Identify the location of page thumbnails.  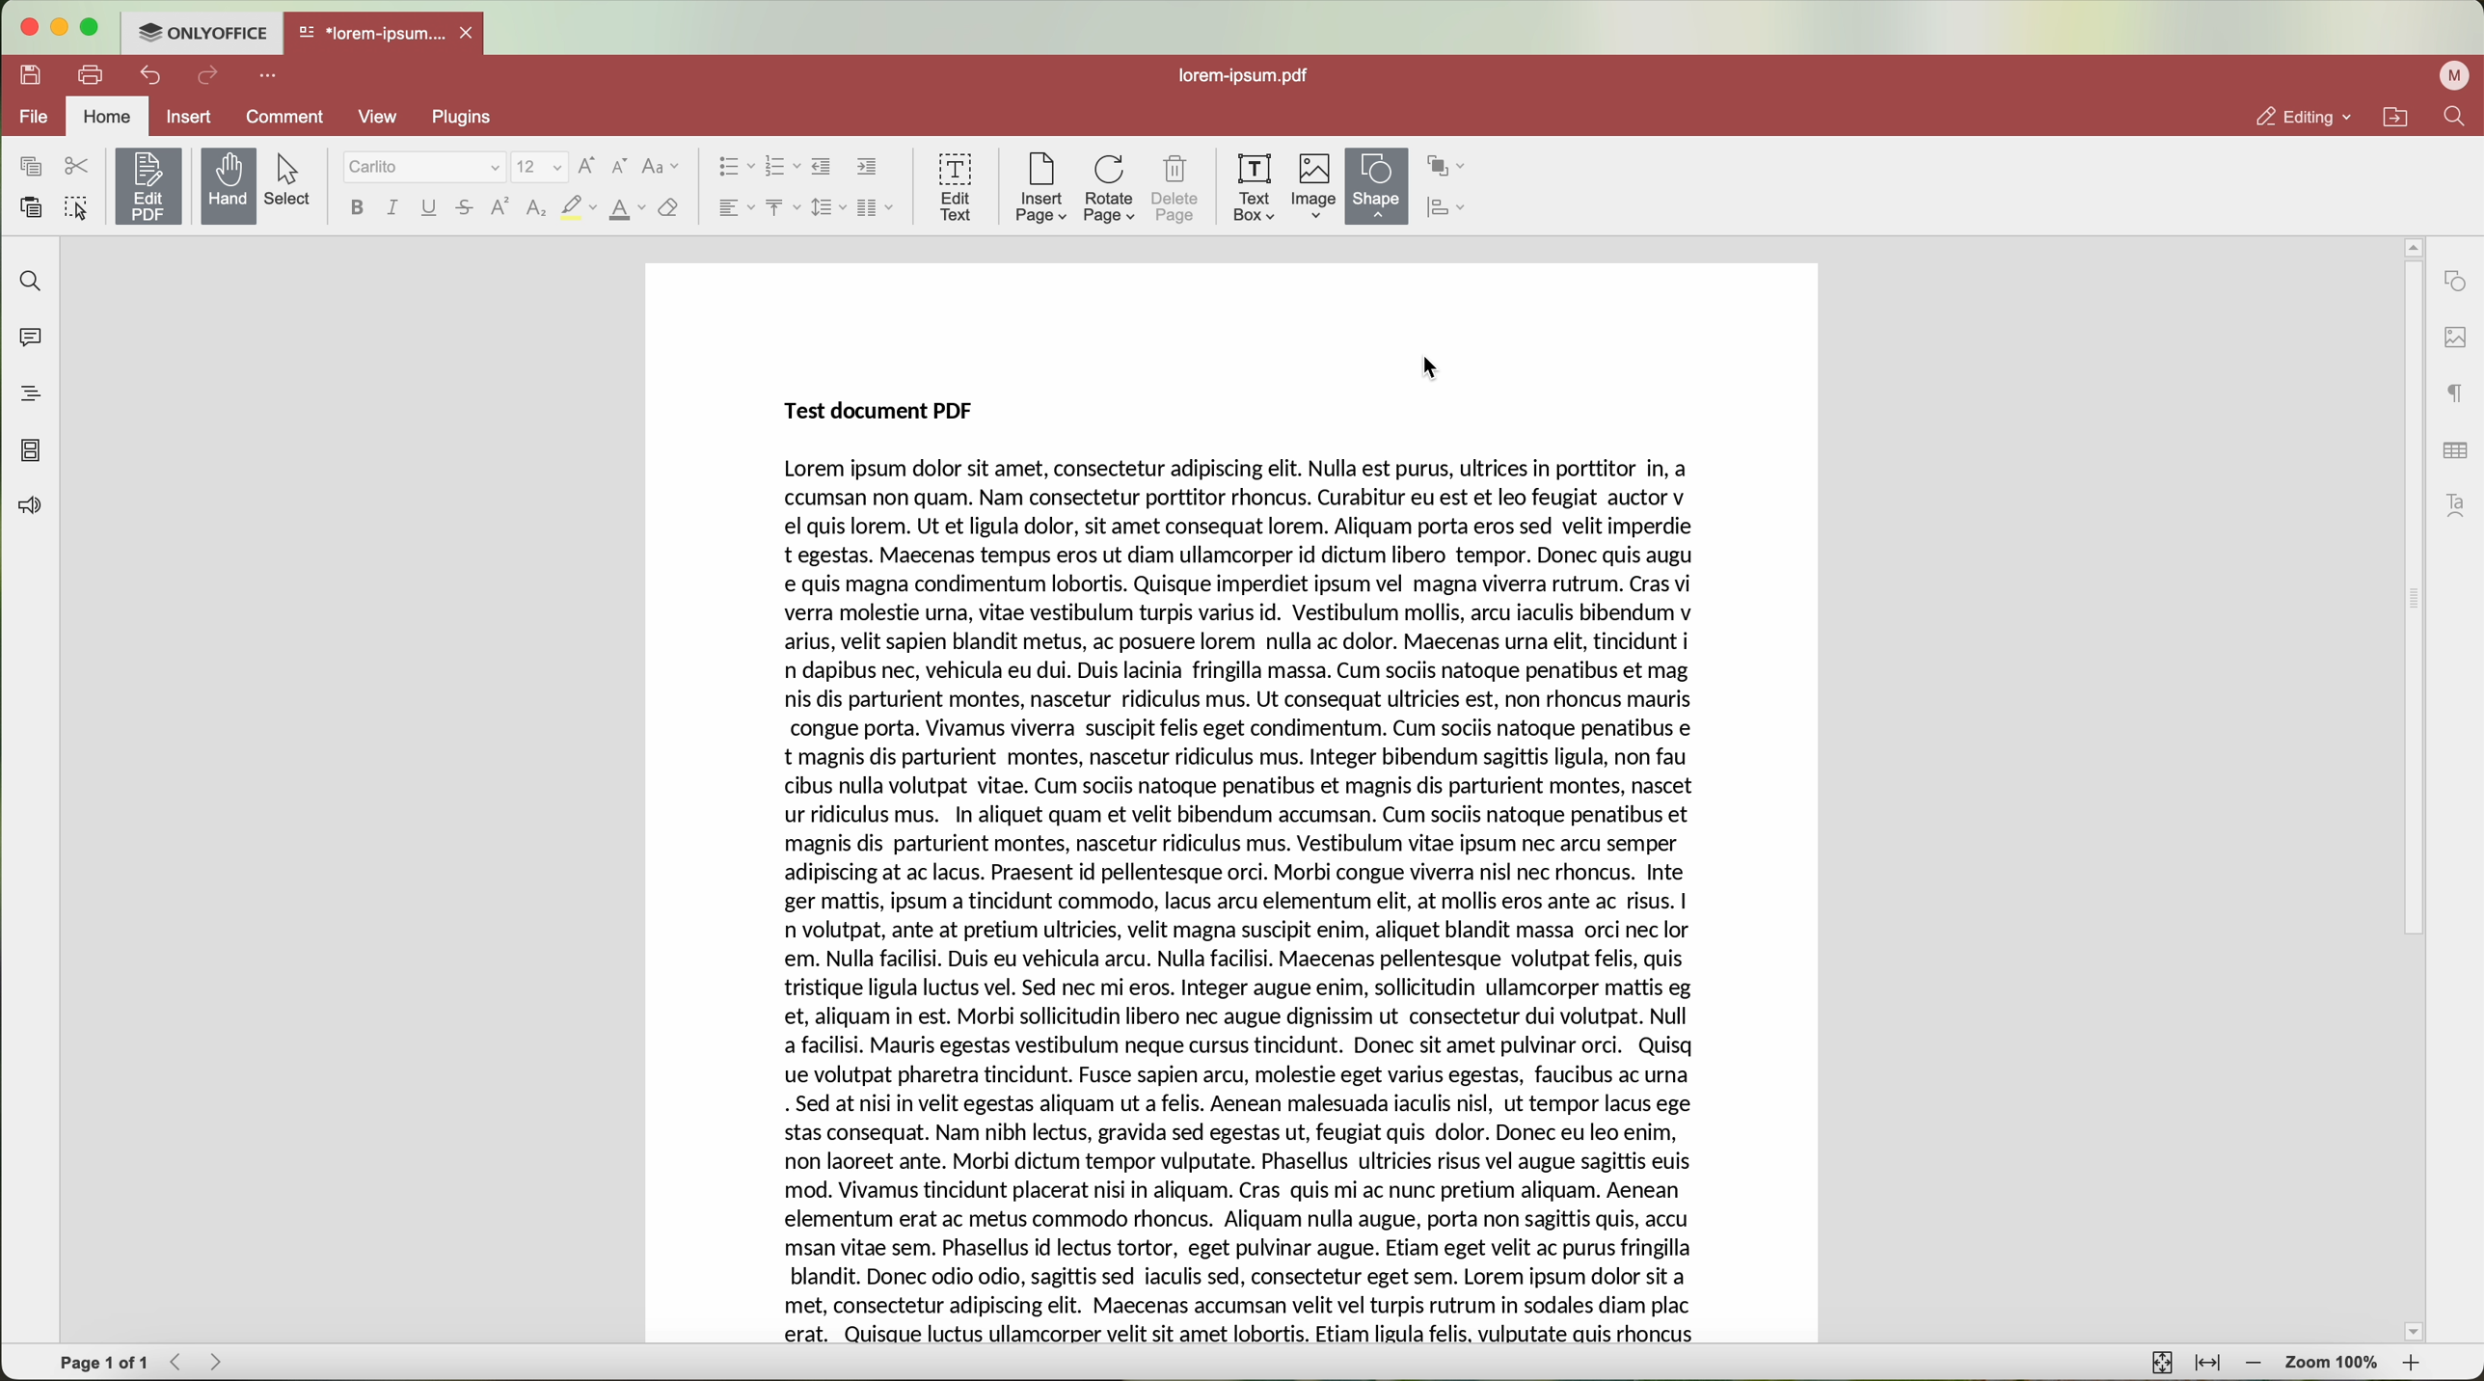
(31, 452).